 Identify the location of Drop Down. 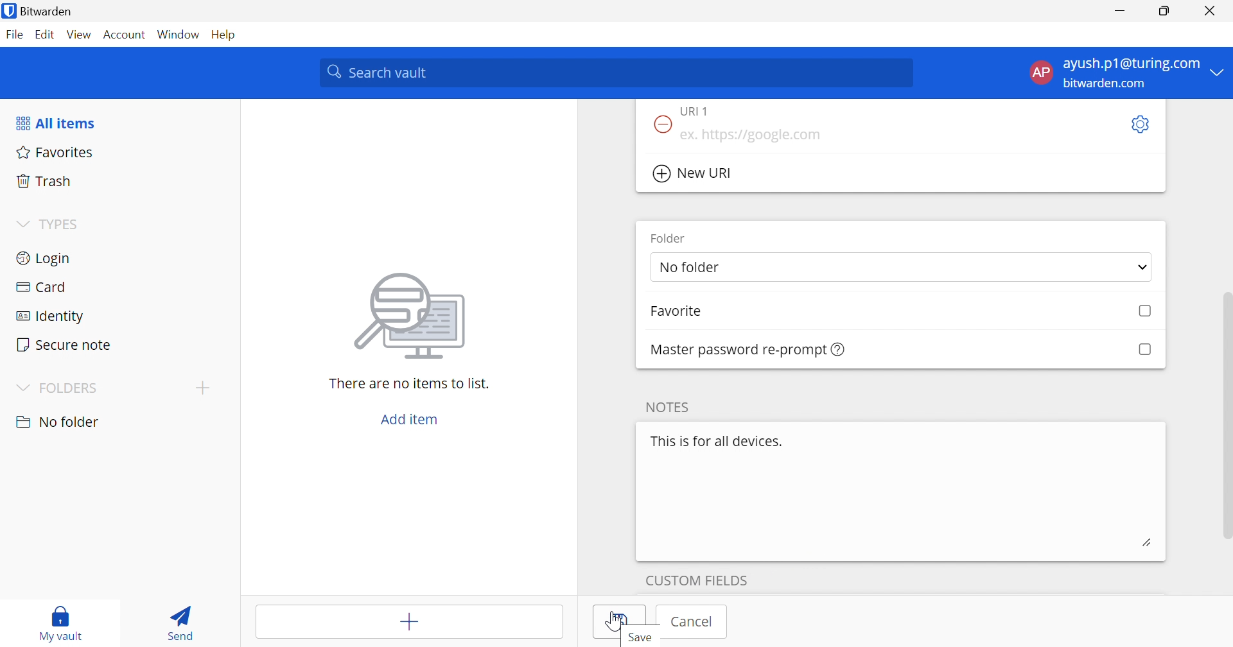
(21, 389).